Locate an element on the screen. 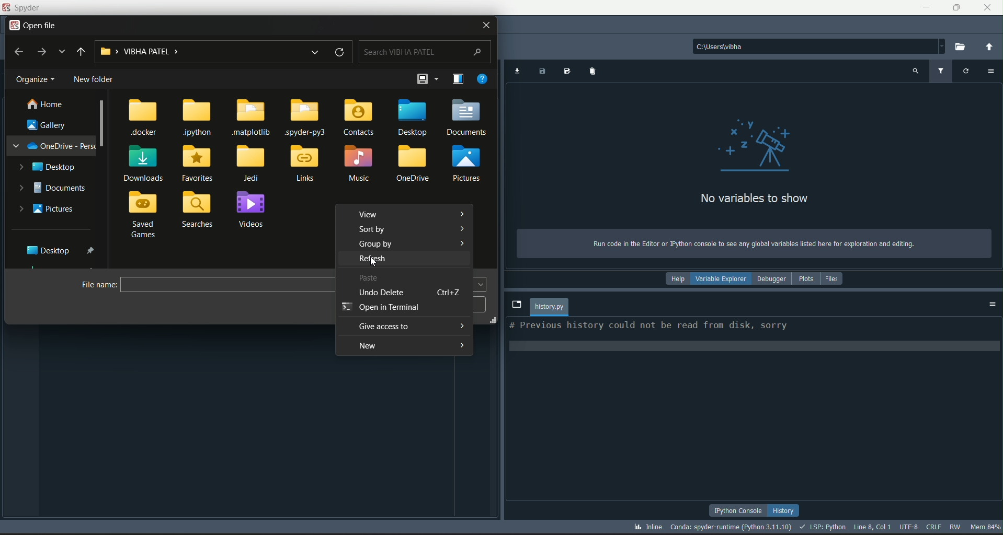  more options is located at coordinates (438, 78).